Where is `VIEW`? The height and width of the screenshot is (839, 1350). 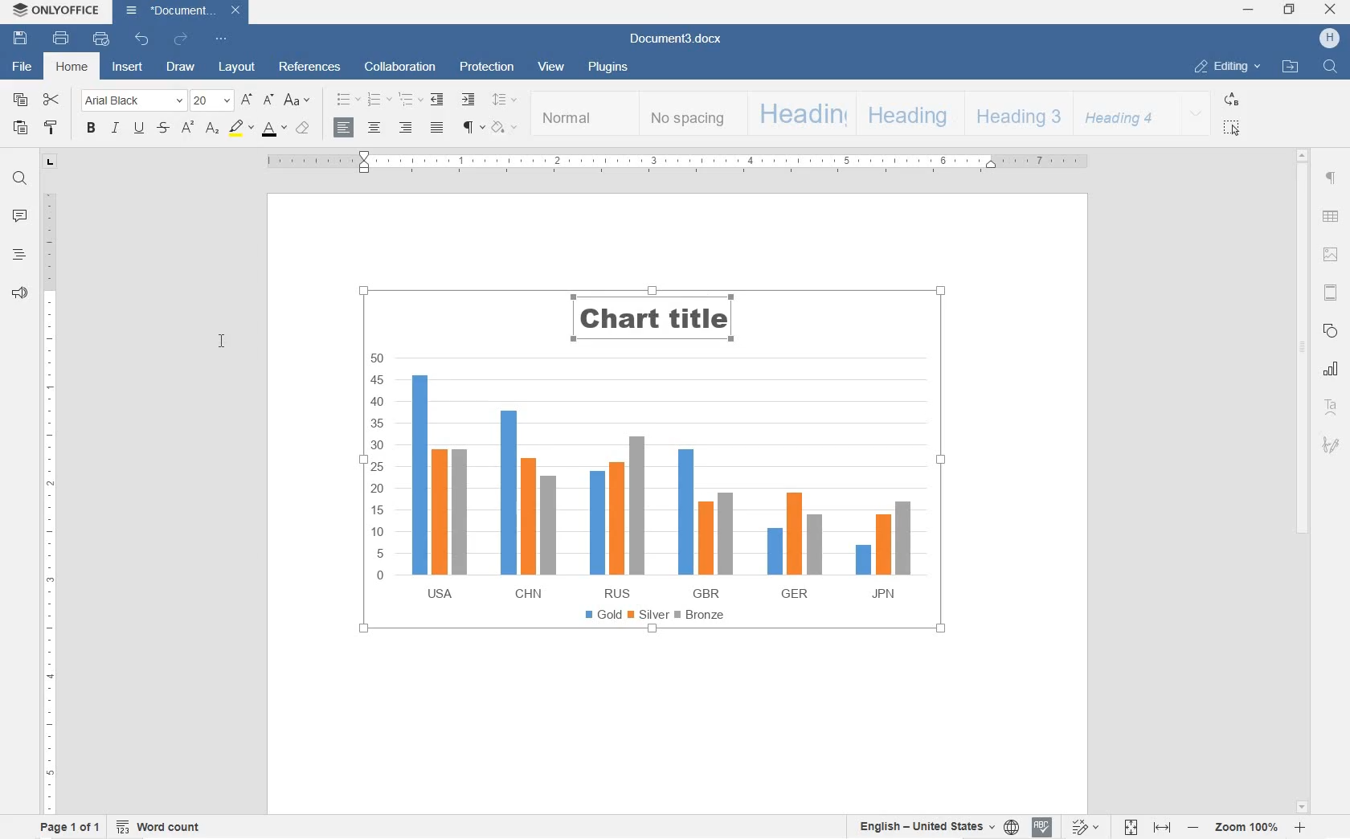 VIEW is located at coordinates (553, 68).